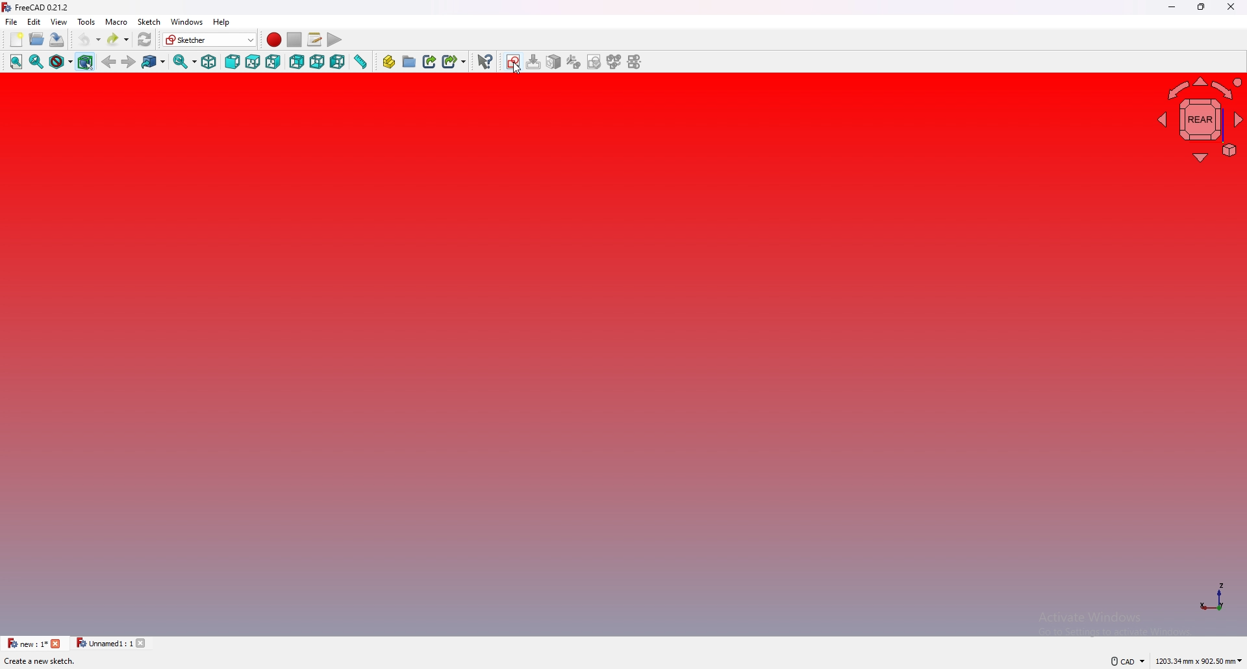  Describe the element at coordinates (334, 40) in the screenshot. I see `execute macro` at that location.